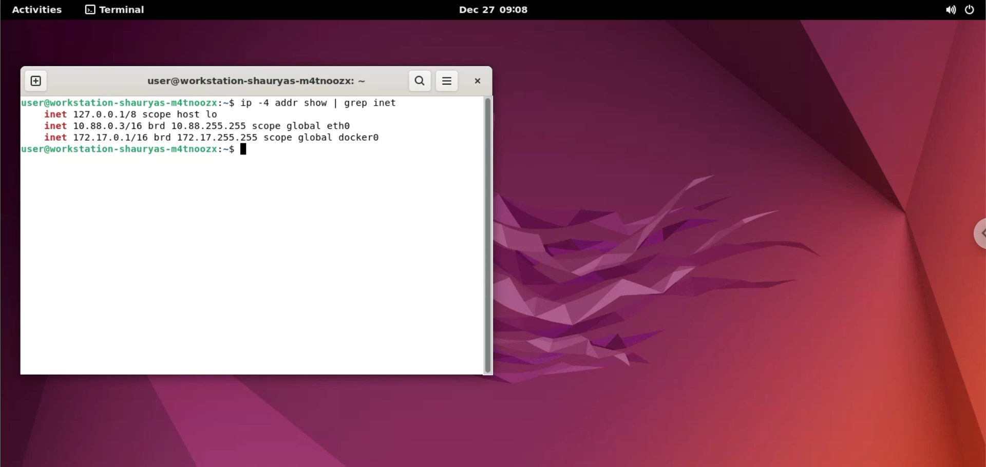  I want to click on terminal cursor, so click(244, 149).